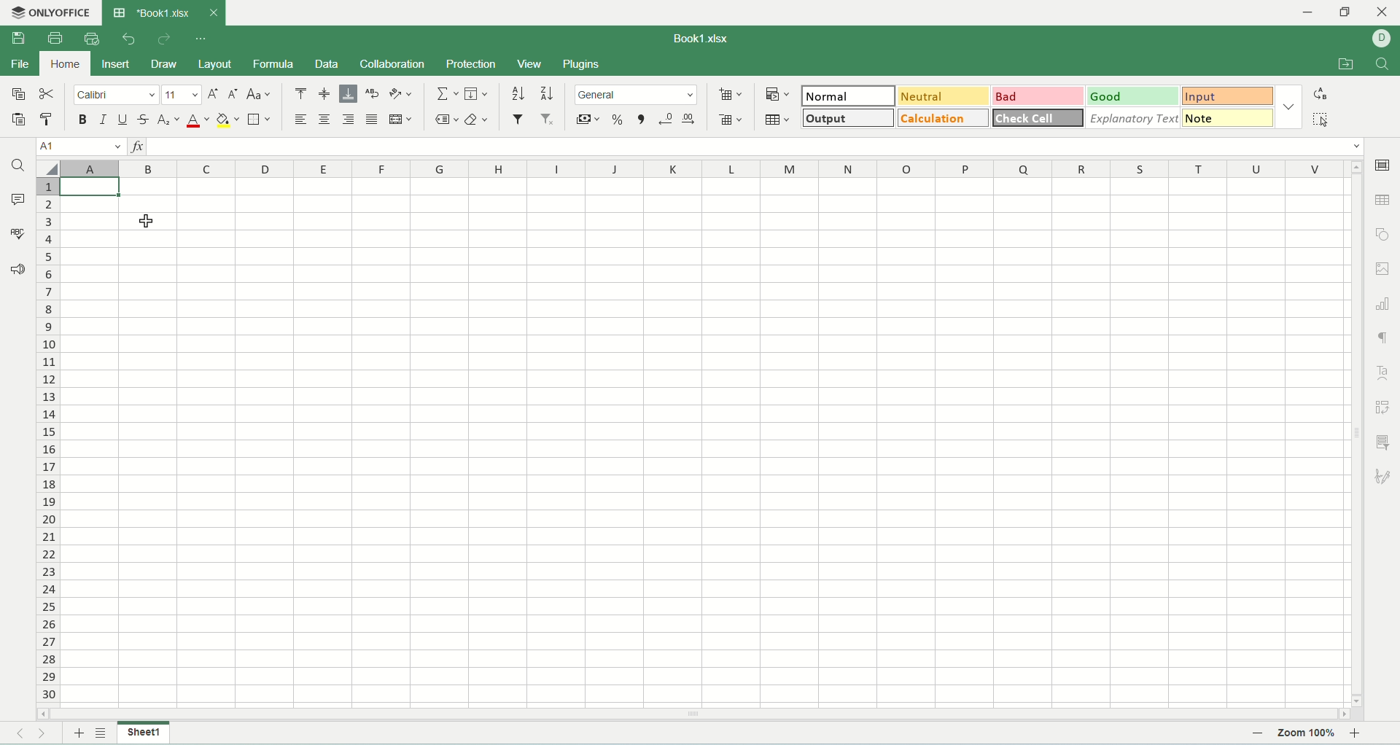  I want to click on number format, so click(638, 93).